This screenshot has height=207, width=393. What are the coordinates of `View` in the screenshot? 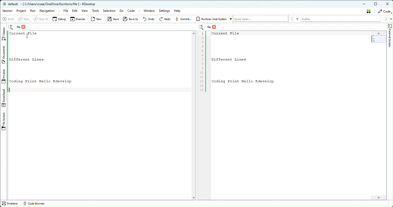 It's located at (84, 12).